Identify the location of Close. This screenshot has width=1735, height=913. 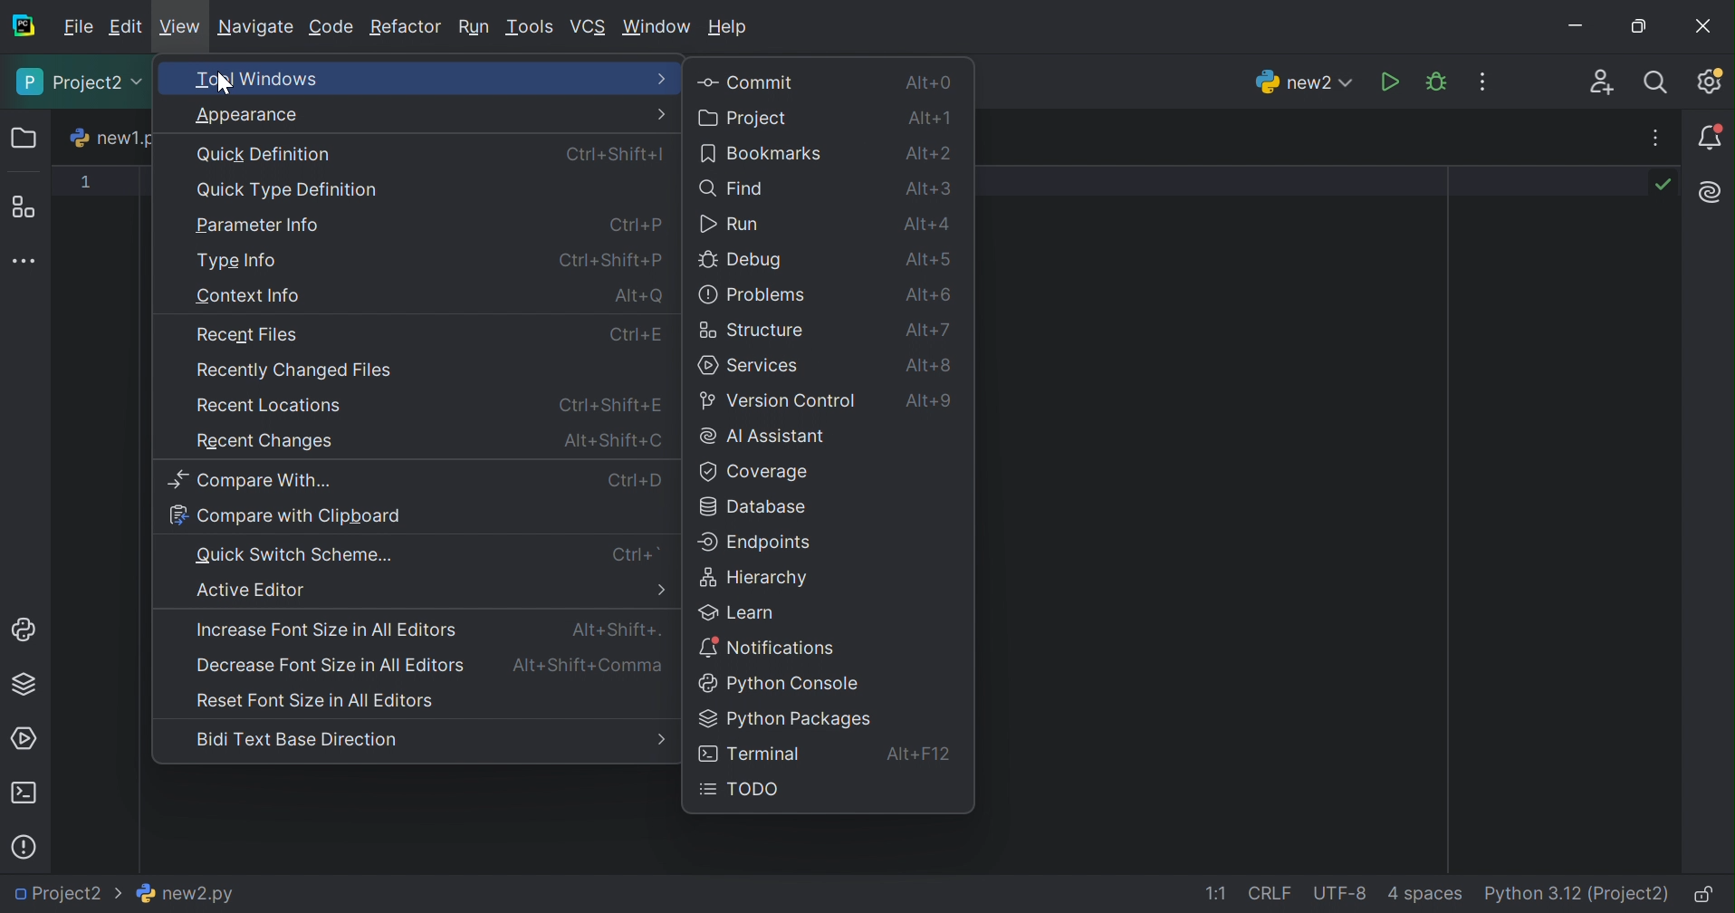
(1706, 27).